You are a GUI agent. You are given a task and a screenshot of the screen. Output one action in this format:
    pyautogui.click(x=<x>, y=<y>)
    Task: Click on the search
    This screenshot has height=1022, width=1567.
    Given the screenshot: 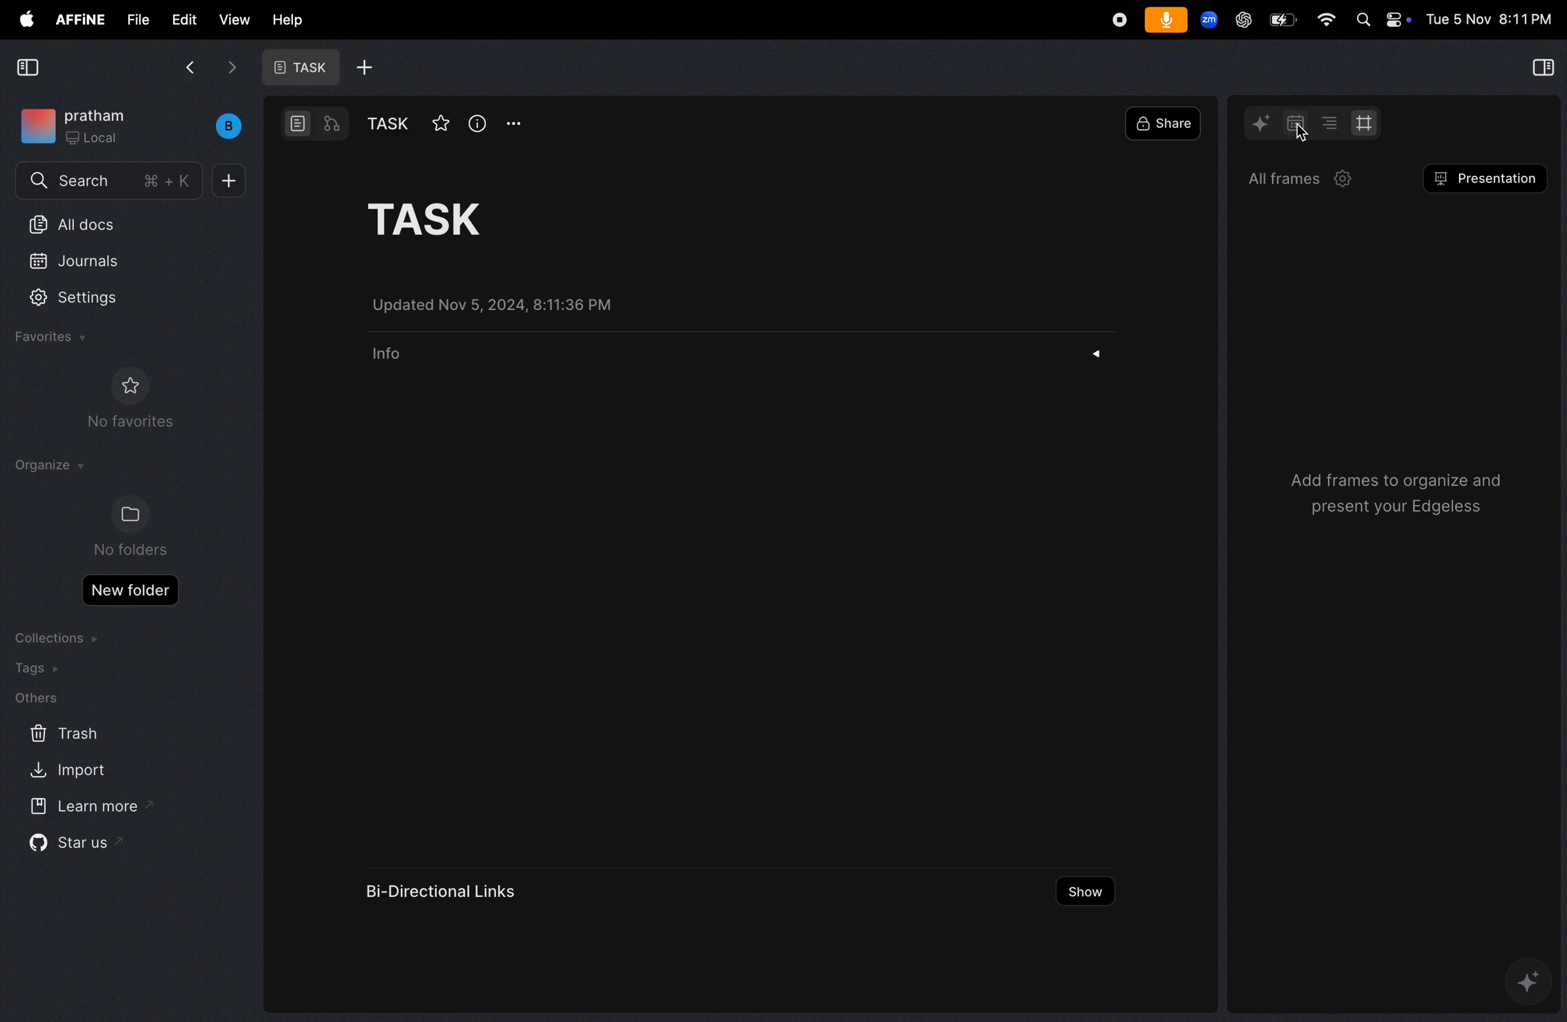 What is the action you would take?
    pyautogui.click(x=108, y=182)
    